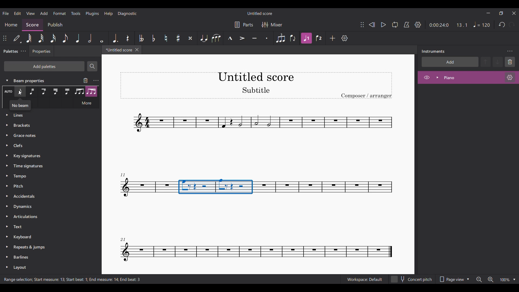  What do you see at coordinates (90, 38) in the screenshot?
I see `Half note` at bounding box center [90, 38].